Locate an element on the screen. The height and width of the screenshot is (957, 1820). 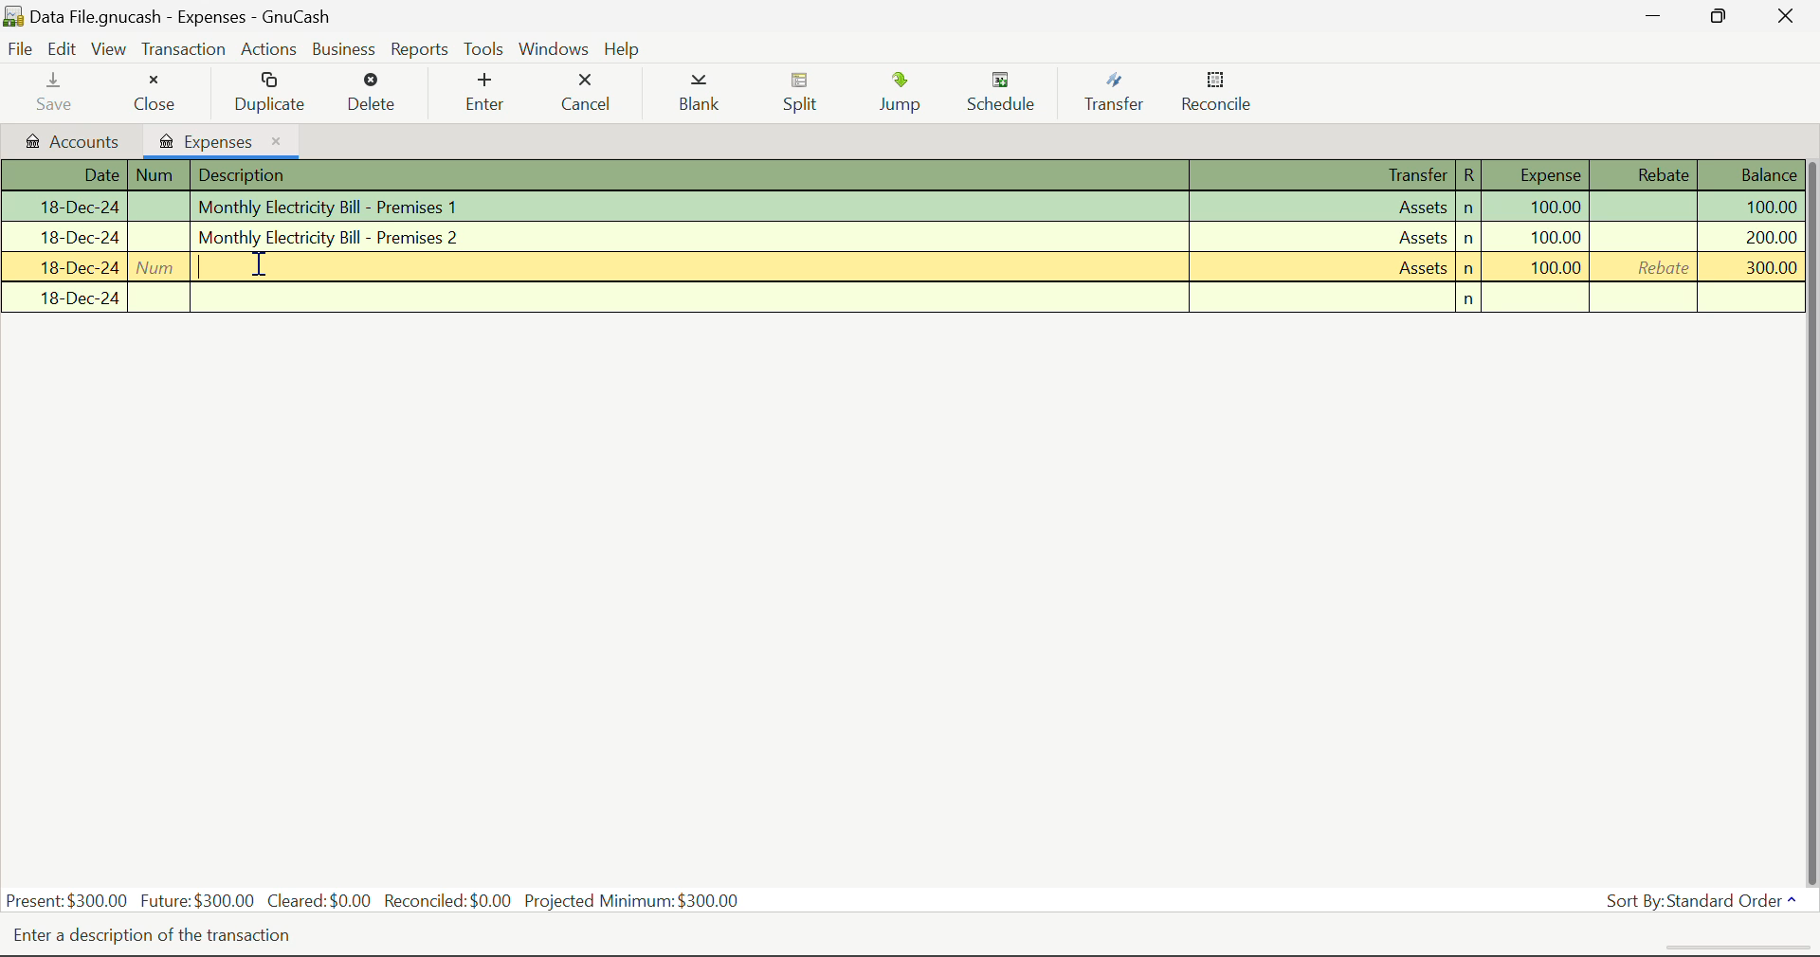
Transaction with no Comments is located at coordinates (911, 266).